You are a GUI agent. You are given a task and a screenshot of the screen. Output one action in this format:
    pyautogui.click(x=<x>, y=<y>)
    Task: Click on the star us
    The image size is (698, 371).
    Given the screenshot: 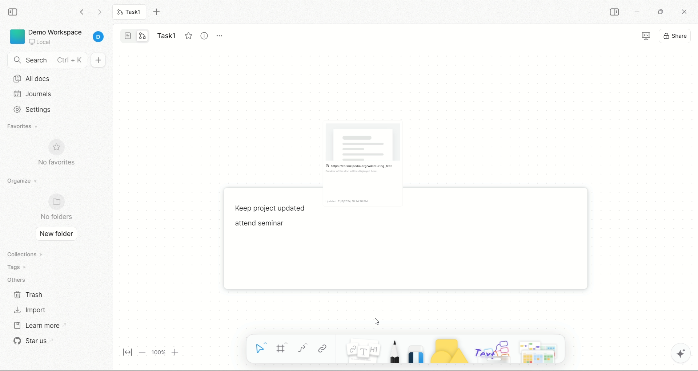 What is the action you would take?
    pyautogui.click(x=38, y=343)
    